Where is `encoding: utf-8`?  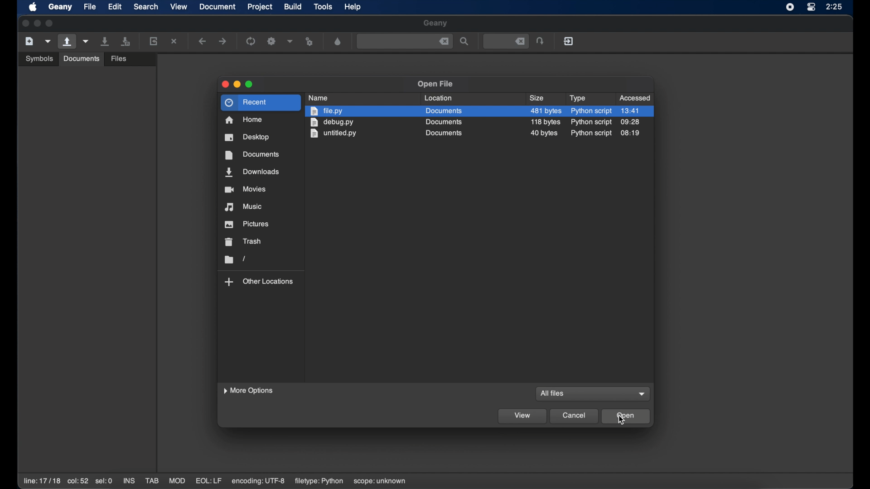 encoding: utf-8 is located at coordinates (259, 481).